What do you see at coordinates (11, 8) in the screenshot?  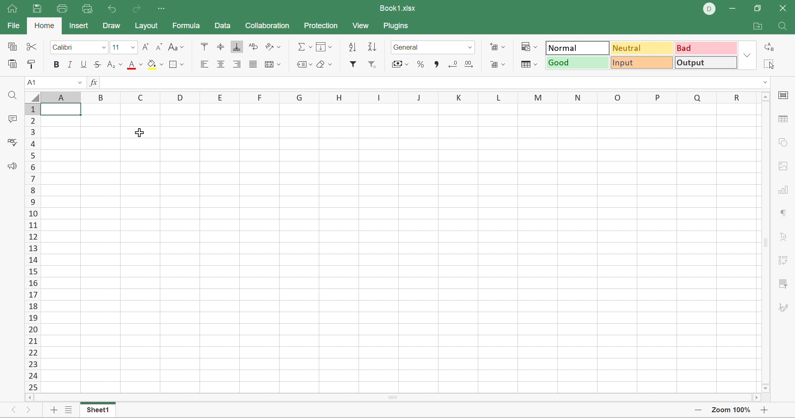 I see `Home` at bounding box center [11, 8].